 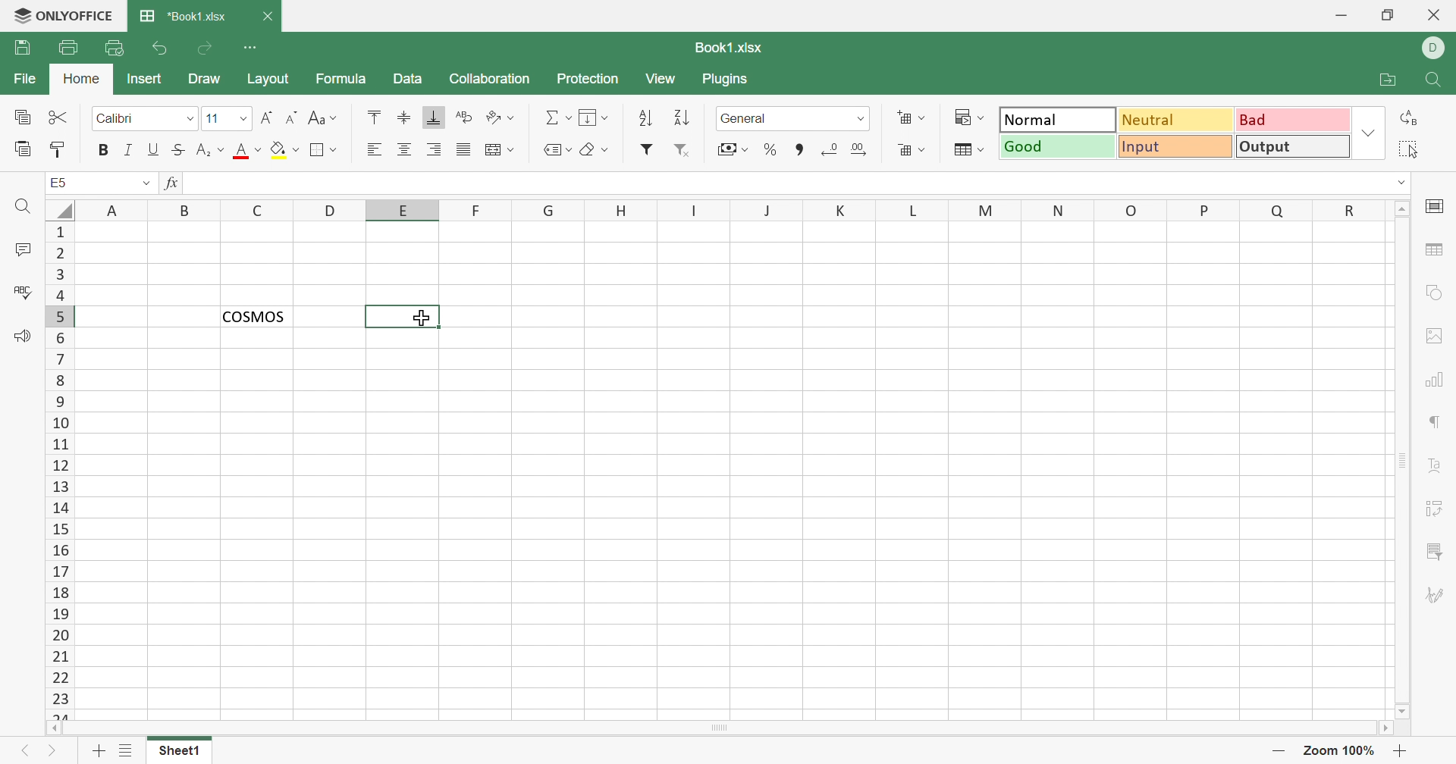 I want to click on Format as table template, so click(x=970, y=151).